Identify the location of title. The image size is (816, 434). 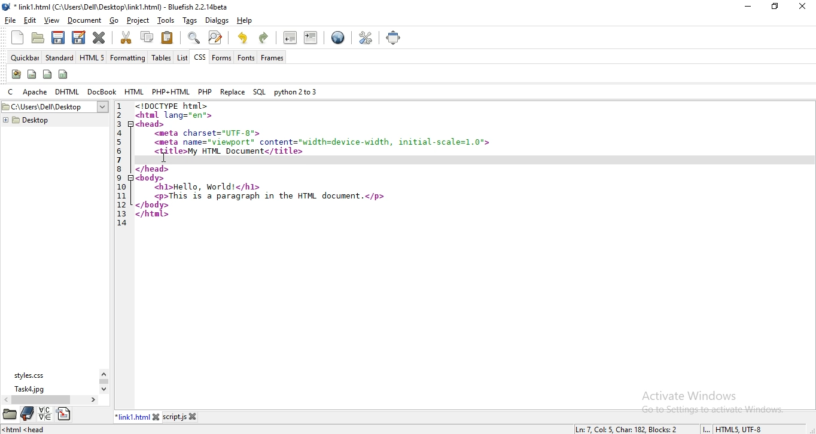
(121, 7).